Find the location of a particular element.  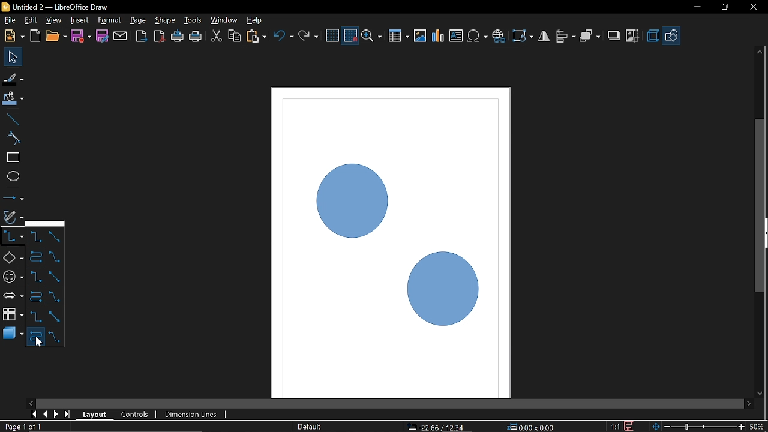

Filp is located at coordinates (544, 38).